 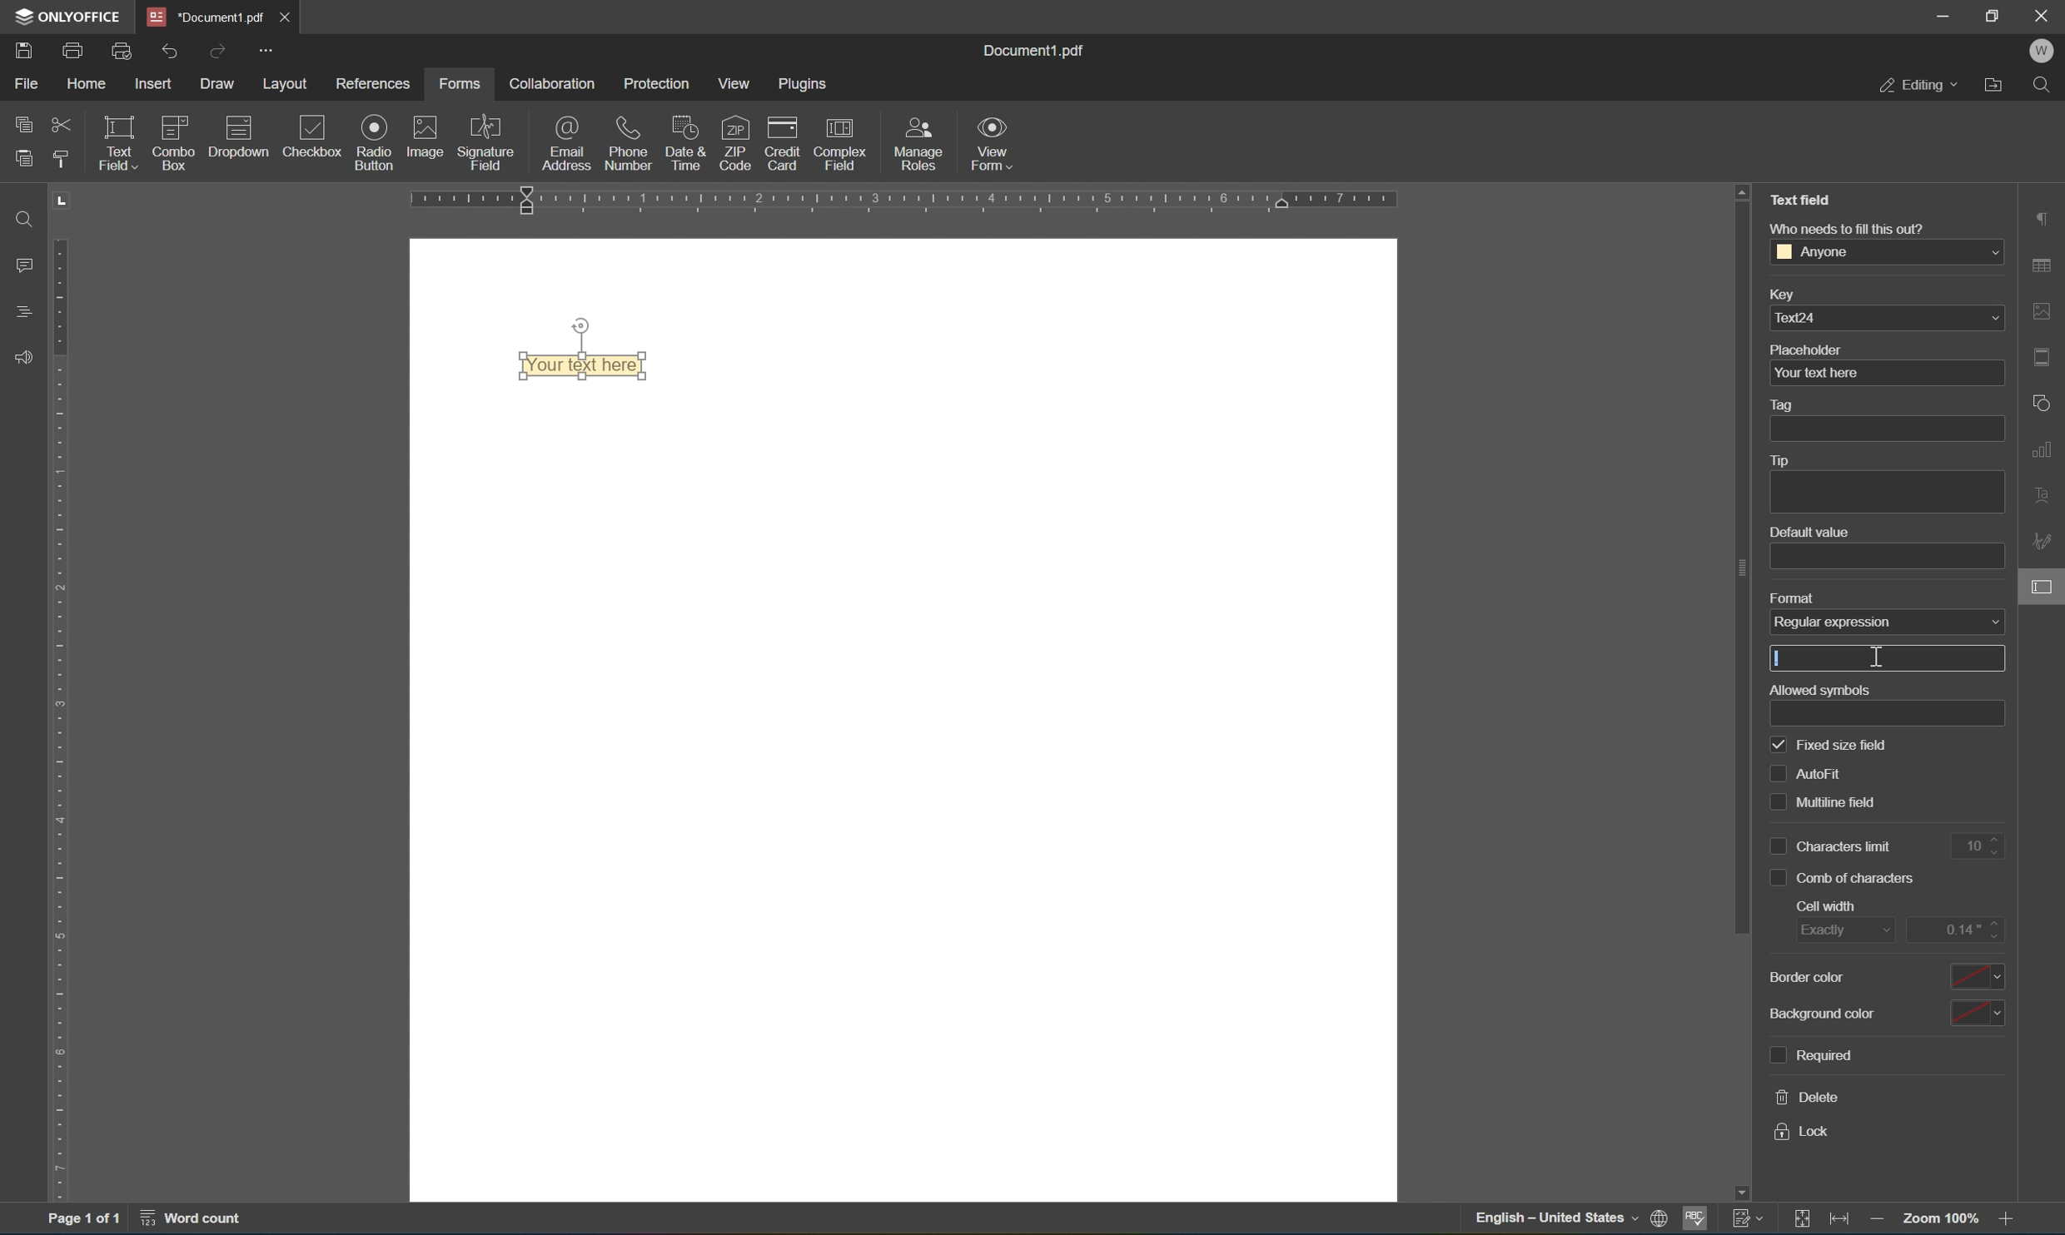 What do you see at coordinates (1813, 774) in the screenshot?
I see `autofit` at bounding box center [1813, 774].